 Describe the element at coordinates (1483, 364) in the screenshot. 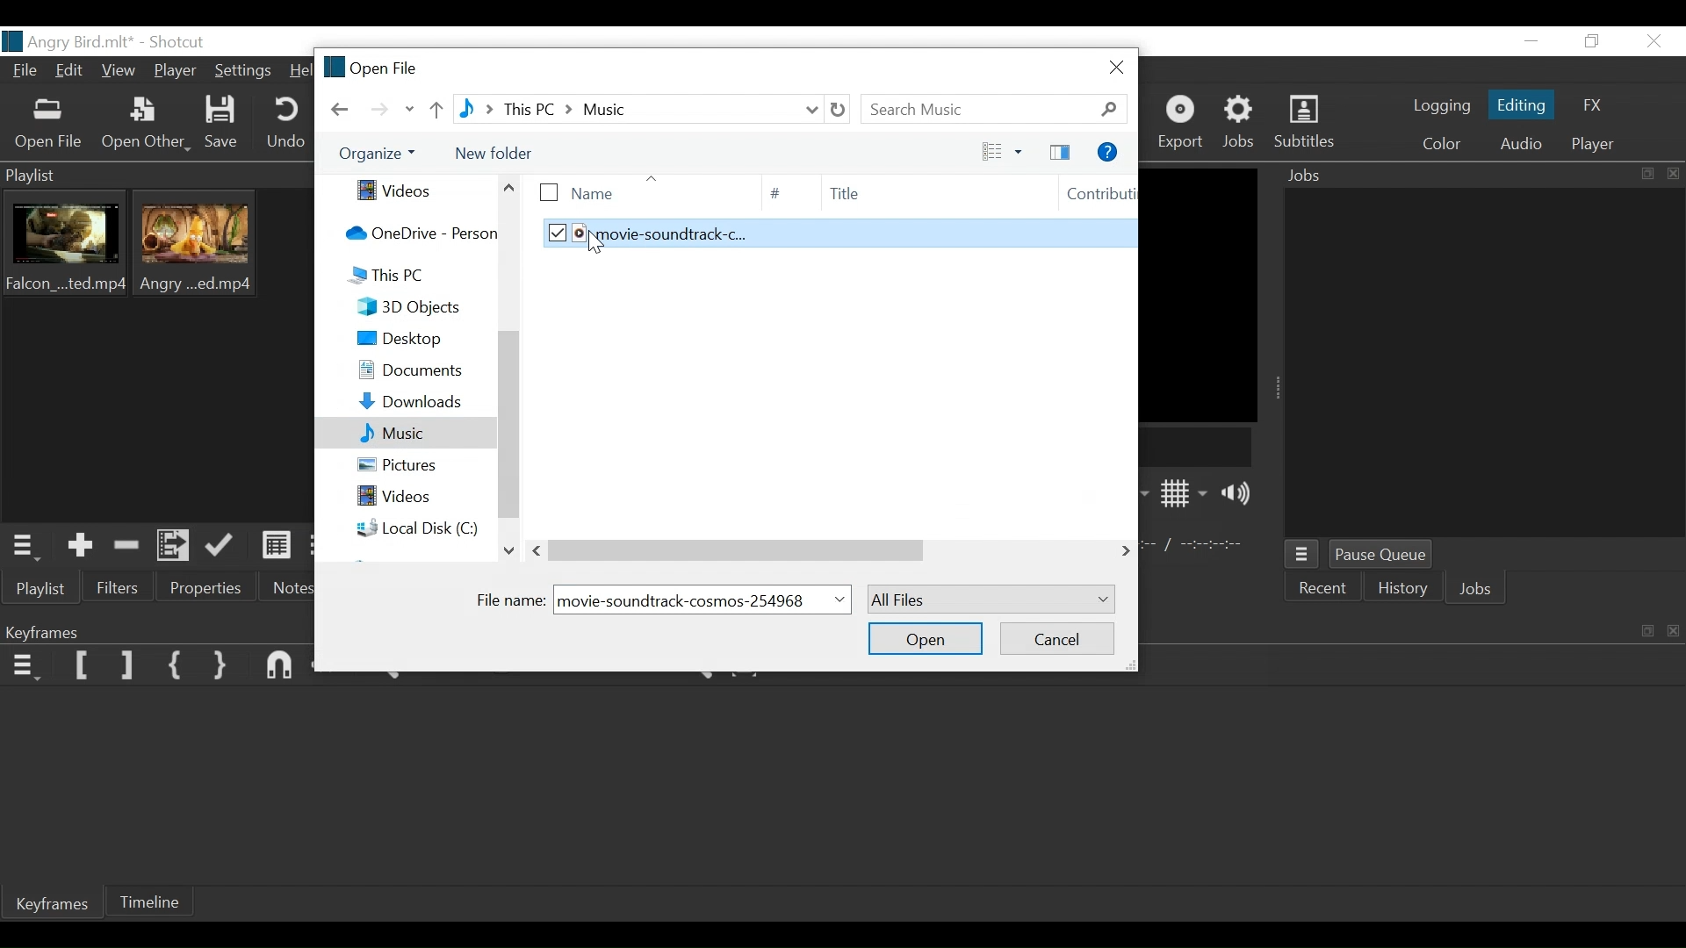

I see `Jobs Panel` at that location.